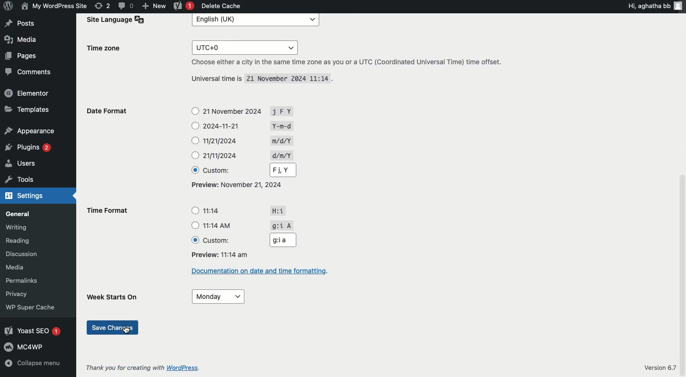  Describe the element at coordinates (17, 241) in the screenshot. I see `Reading` at that location.